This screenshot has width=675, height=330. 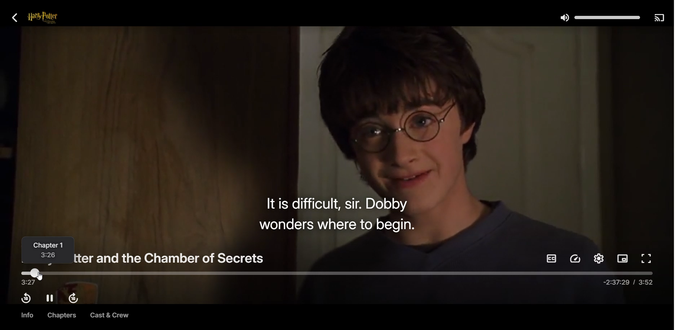 I want to click on Back, so click(x=15, y=17).